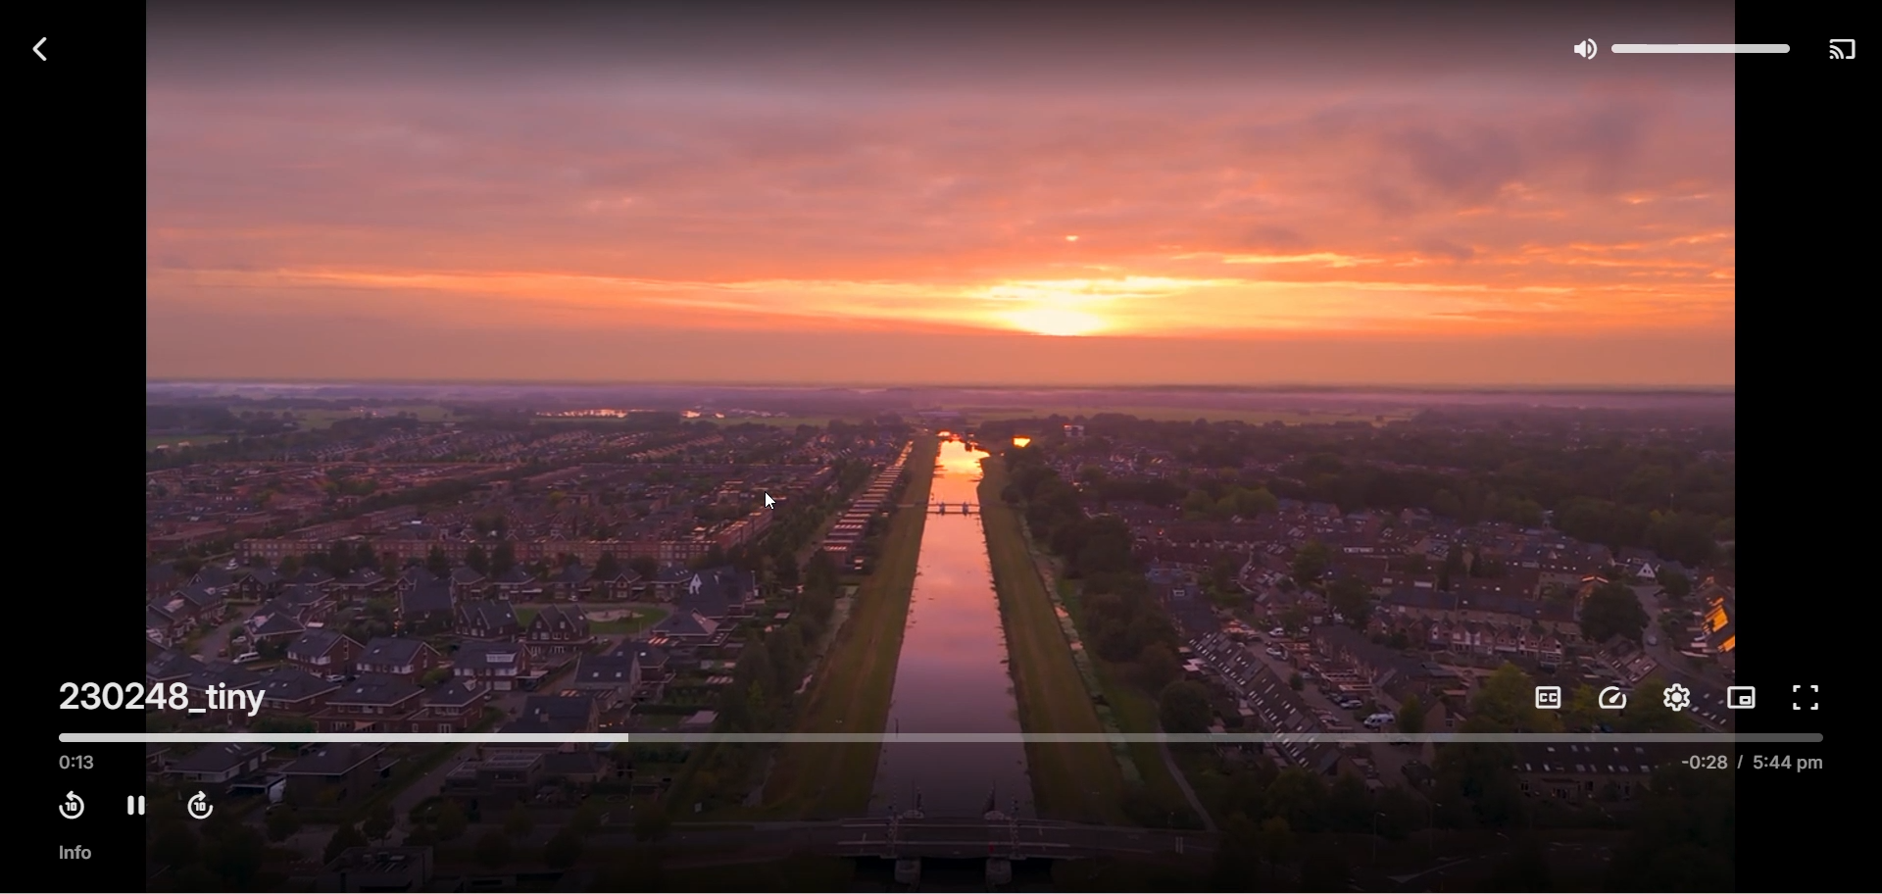 This screenshot has width=1882, height=894. What do you see at coordinates (166, 696) in the screenshot?
I see `230248_tiny` at bounding box center [166, 696].